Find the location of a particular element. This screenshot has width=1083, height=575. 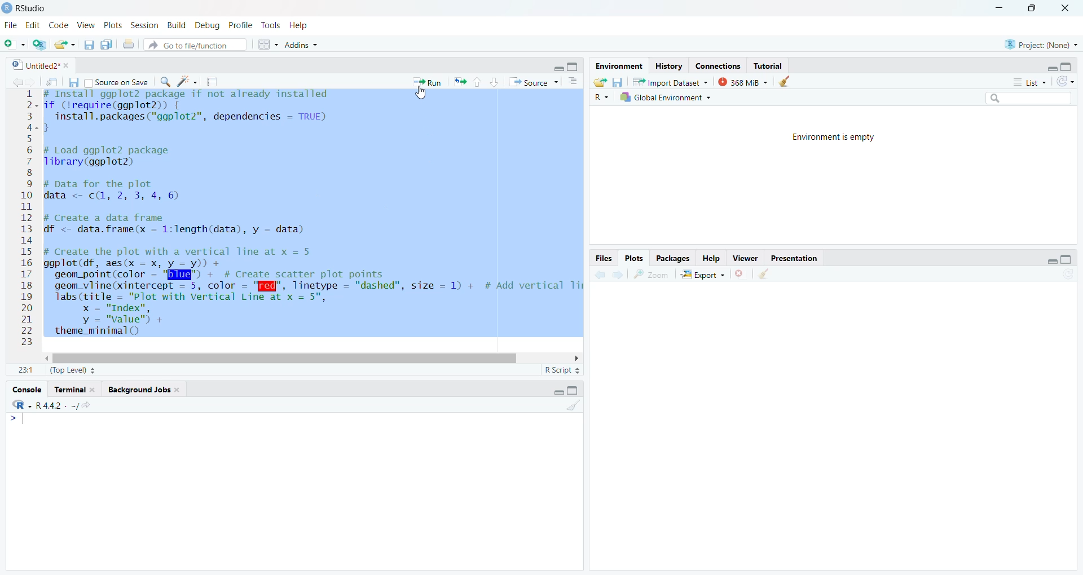

add script is located at coordinates (40, 45).